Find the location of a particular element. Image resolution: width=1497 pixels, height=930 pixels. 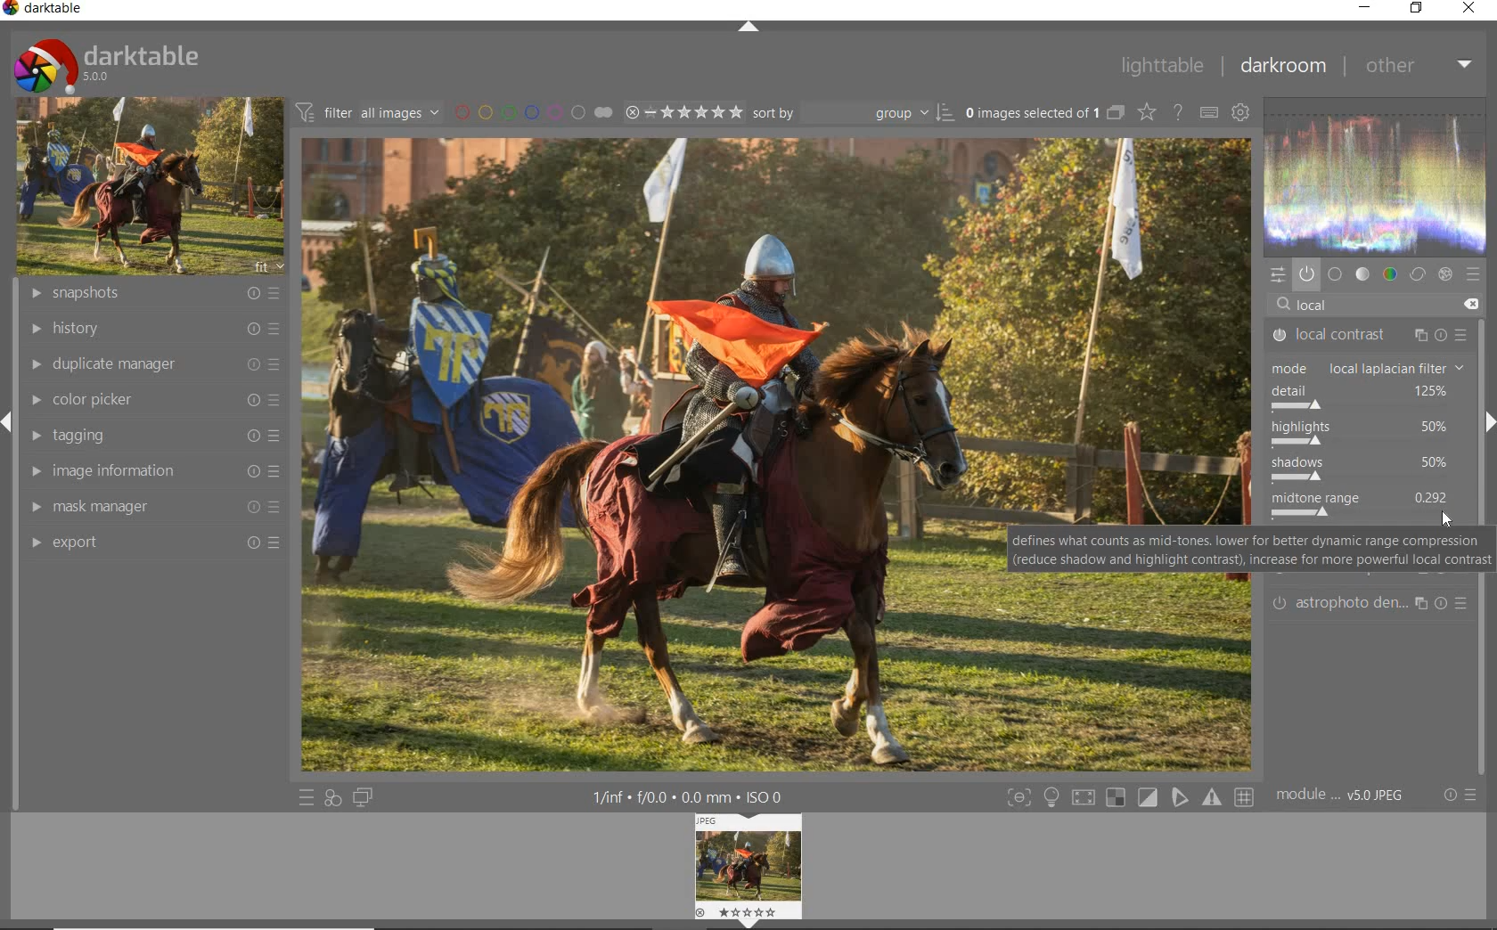

quick access for applying any of your styles is located at coordinates (334, 796).